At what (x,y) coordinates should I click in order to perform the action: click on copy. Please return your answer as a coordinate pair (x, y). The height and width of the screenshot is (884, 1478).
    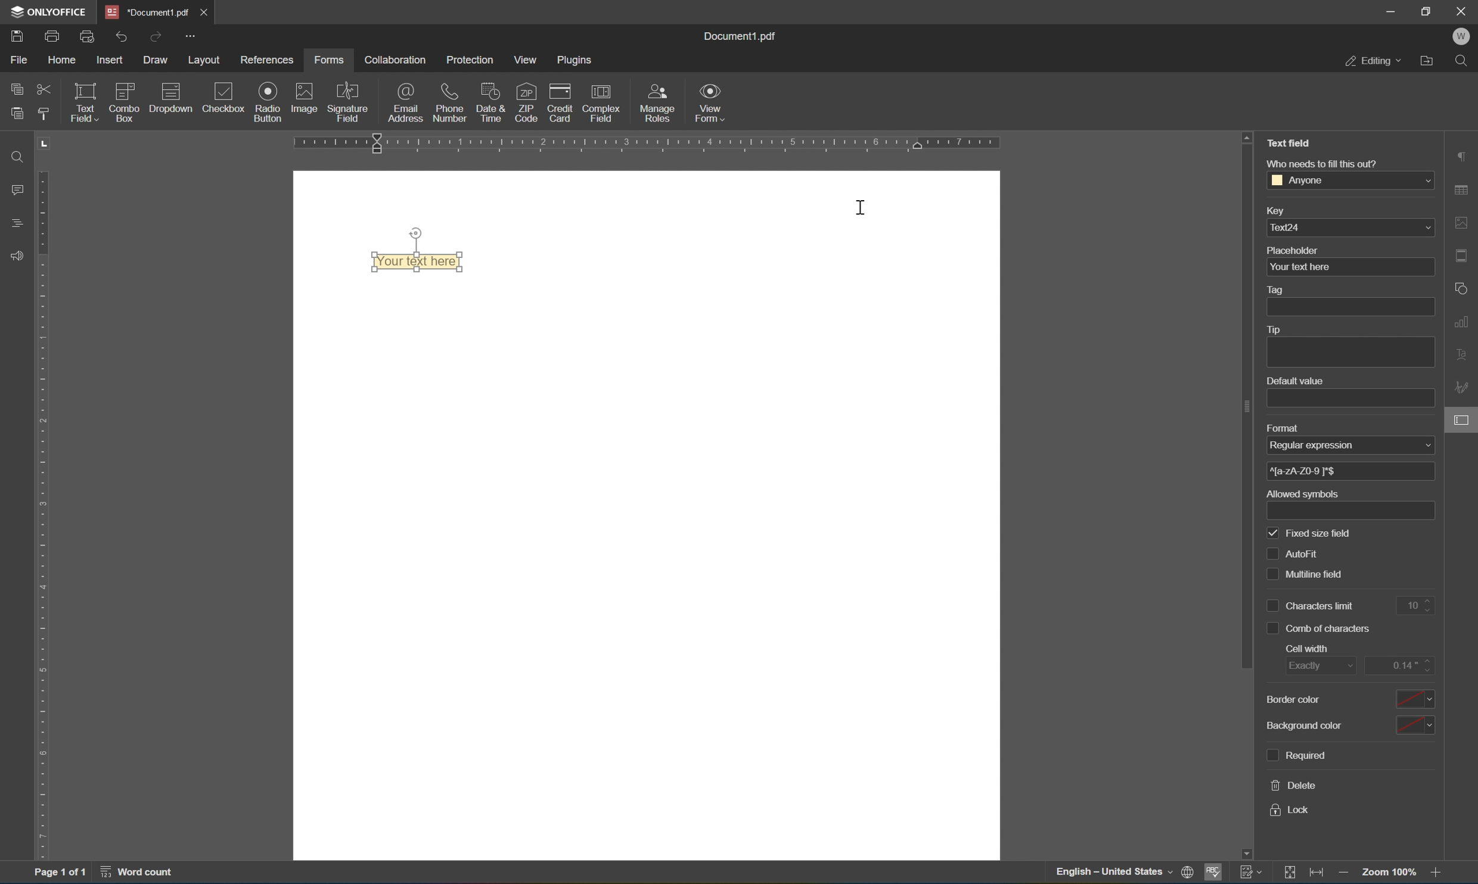
    Looking at the image, I should click on (17, 86).